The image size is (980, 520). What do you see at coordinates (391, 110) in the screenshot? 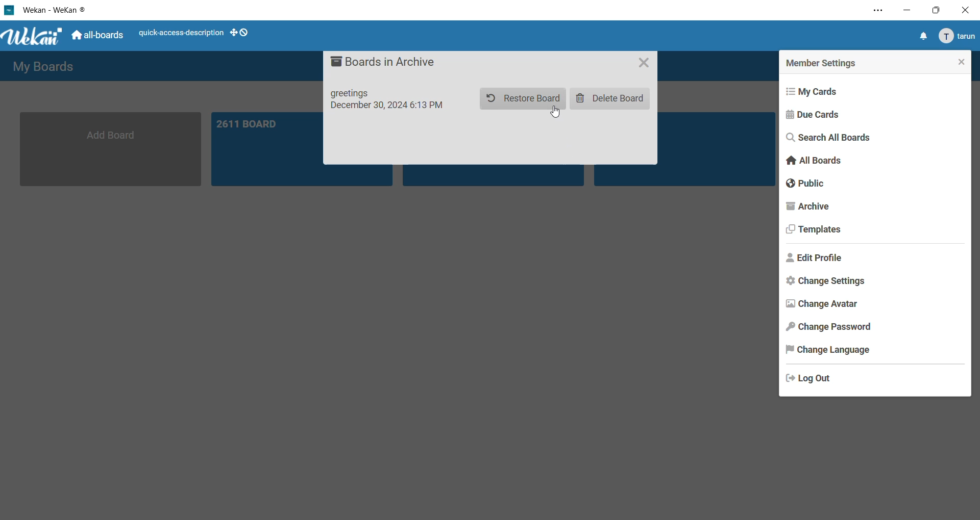
I see `december 30,2024 6.13 pm` at bounding box center [391, 110].